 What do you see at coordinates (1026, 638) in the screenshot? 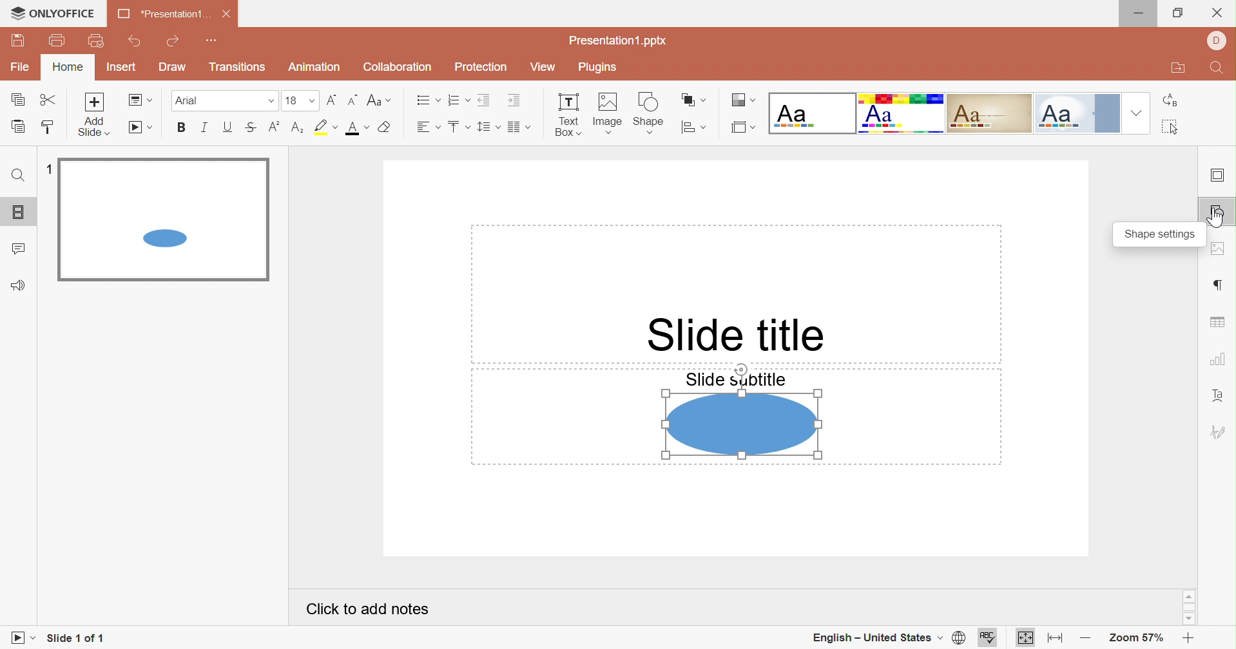
I see `Fit to slide` at bounding box center [1026, 638].